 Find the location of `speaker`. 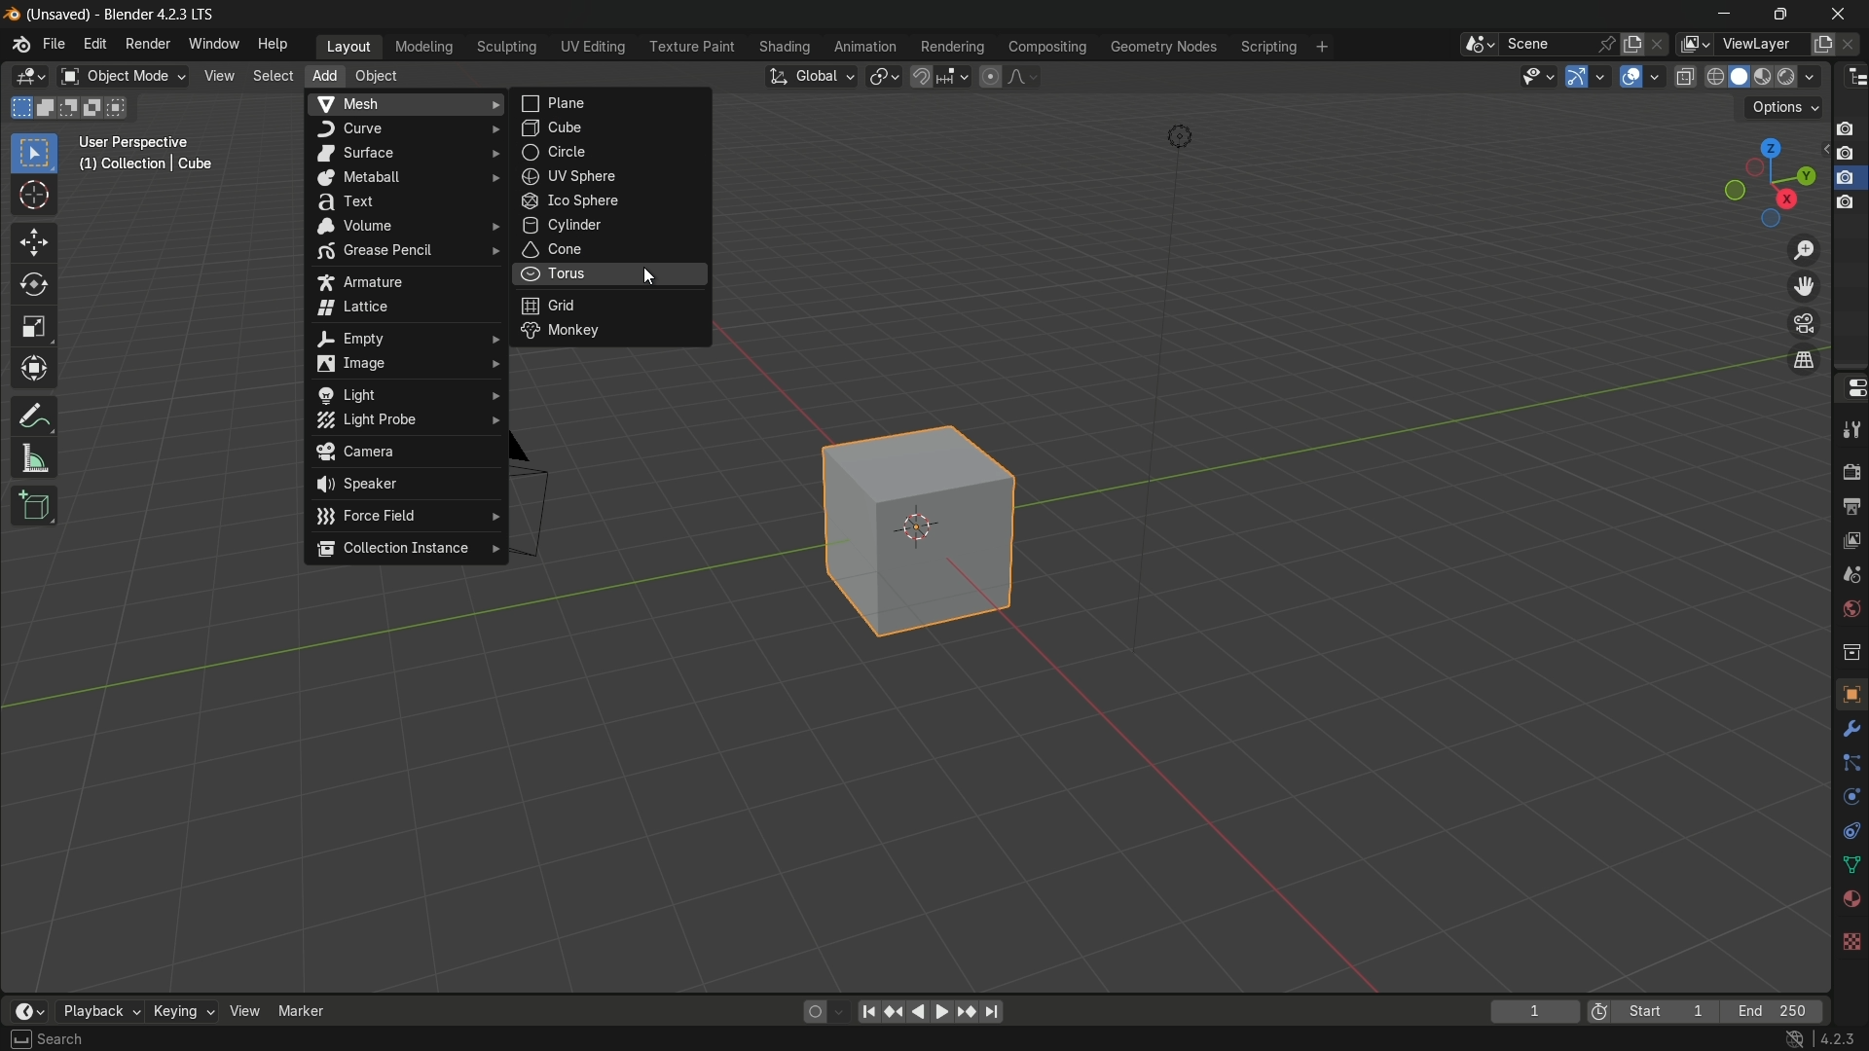

speaker is located at coordinates (405, 485).